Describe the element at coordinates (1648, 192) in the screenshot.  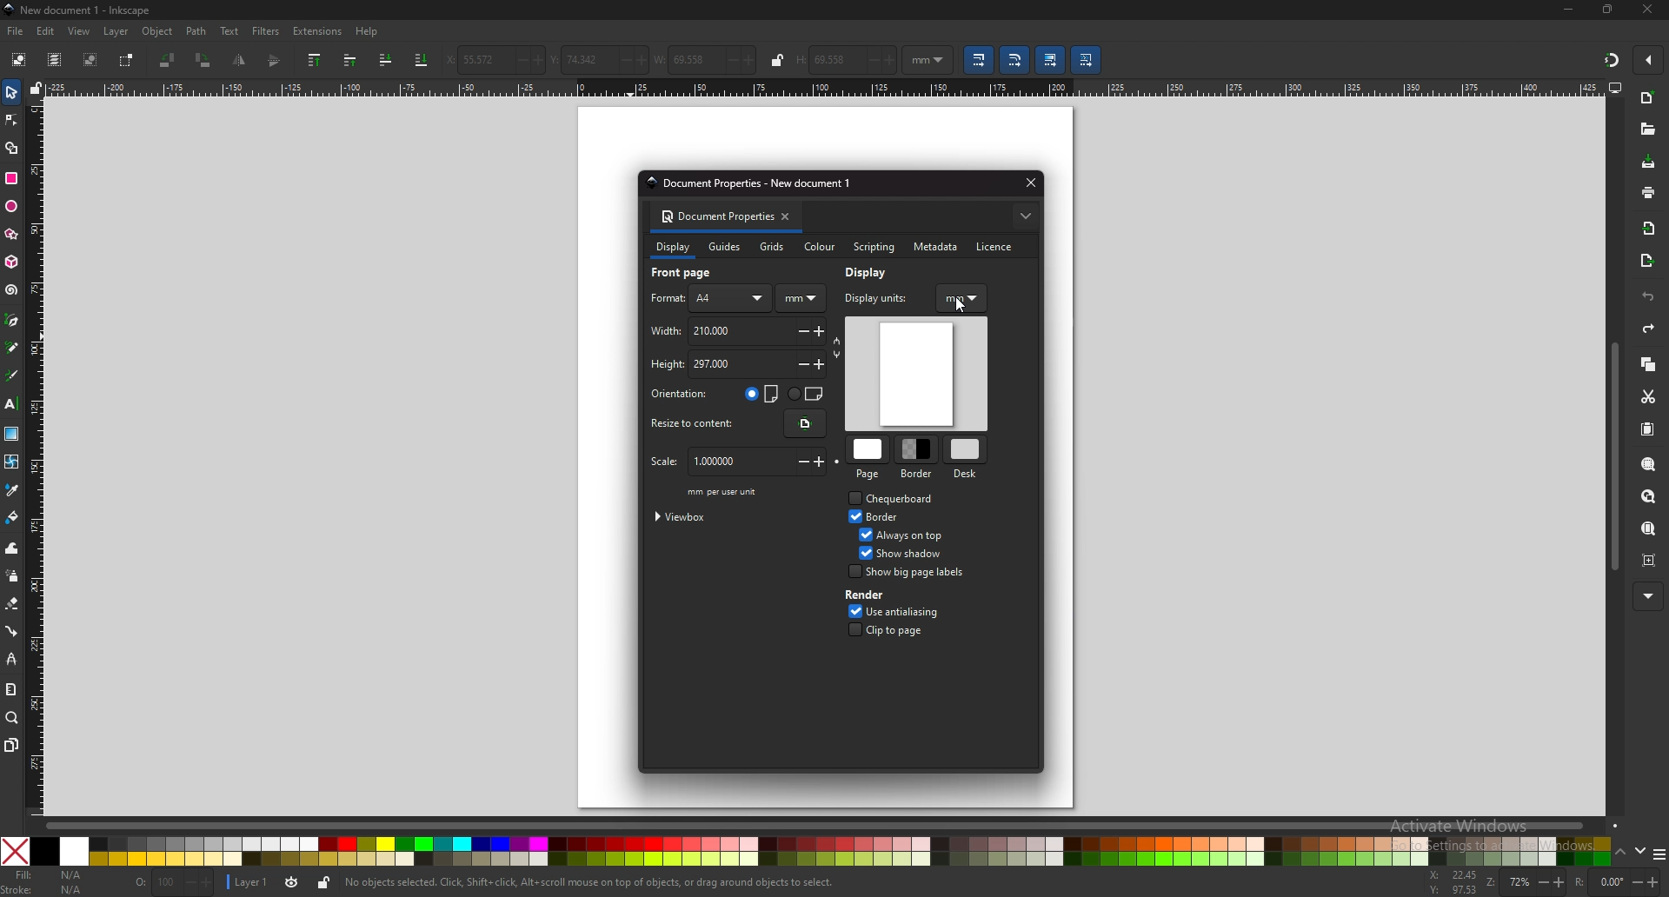
I see `print` at that location.